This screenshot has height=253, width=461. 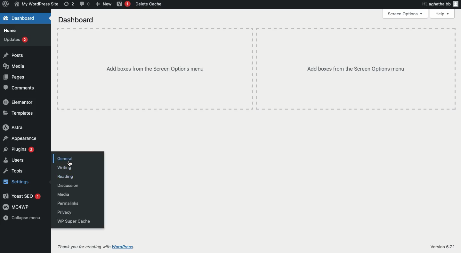 What do you see at coordinates (443, 14) in the screenshot?
I see `Help` at bounding box center [443, 14].